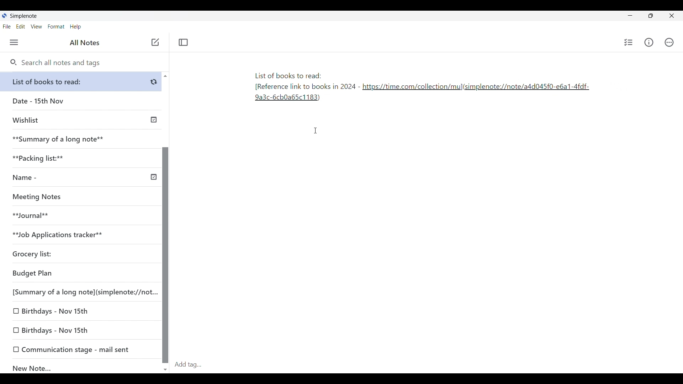 Image resolution: width=683 pixels, height=384 pixels. Describe the element at coordinates (76, 27) in the screenshot. I see `Help ` at that location.